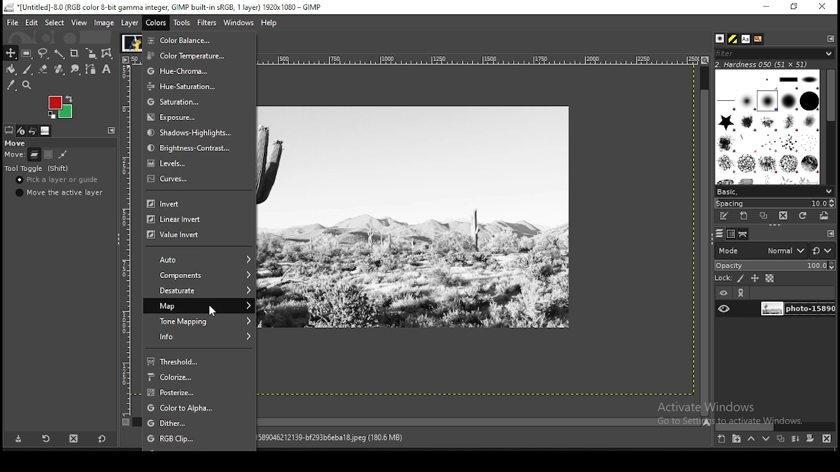 The image size is (840, 472). I want to click on new layer, so click(723, 440).